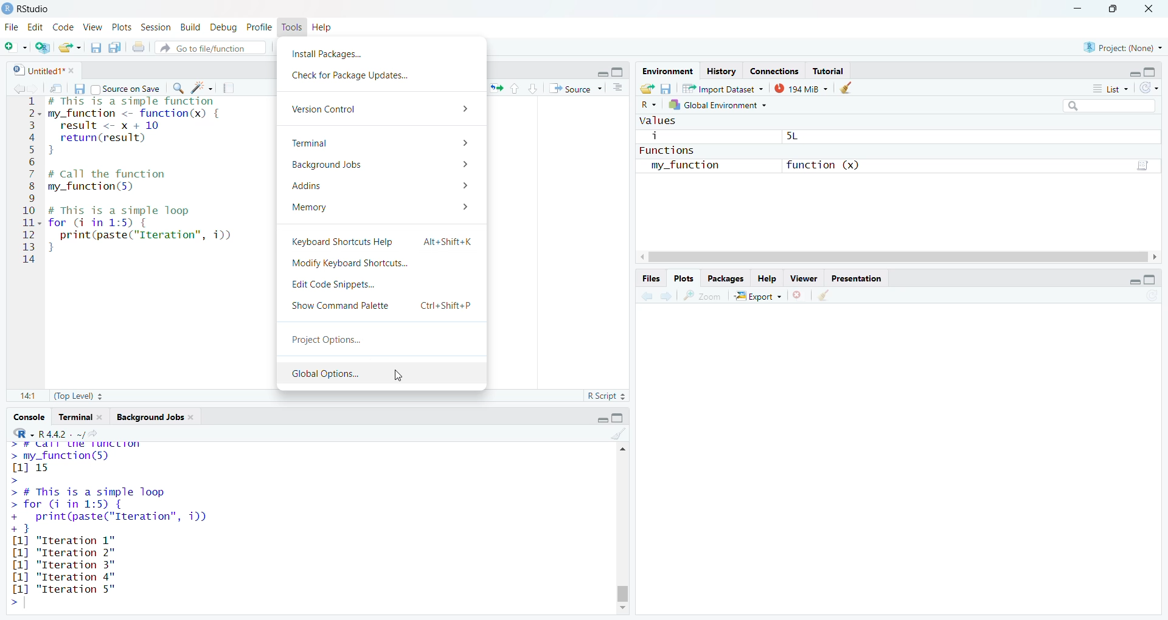  I want to click on logo, so click(7, 9).